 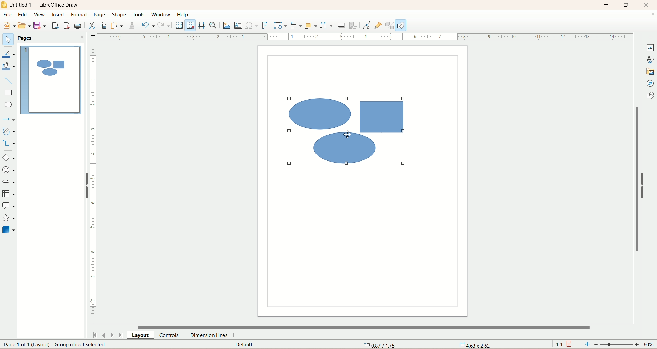 What do you see at coordinates (9, 206) in the screenshot?
I see `callout shapes` at bounding box center [9, 206].